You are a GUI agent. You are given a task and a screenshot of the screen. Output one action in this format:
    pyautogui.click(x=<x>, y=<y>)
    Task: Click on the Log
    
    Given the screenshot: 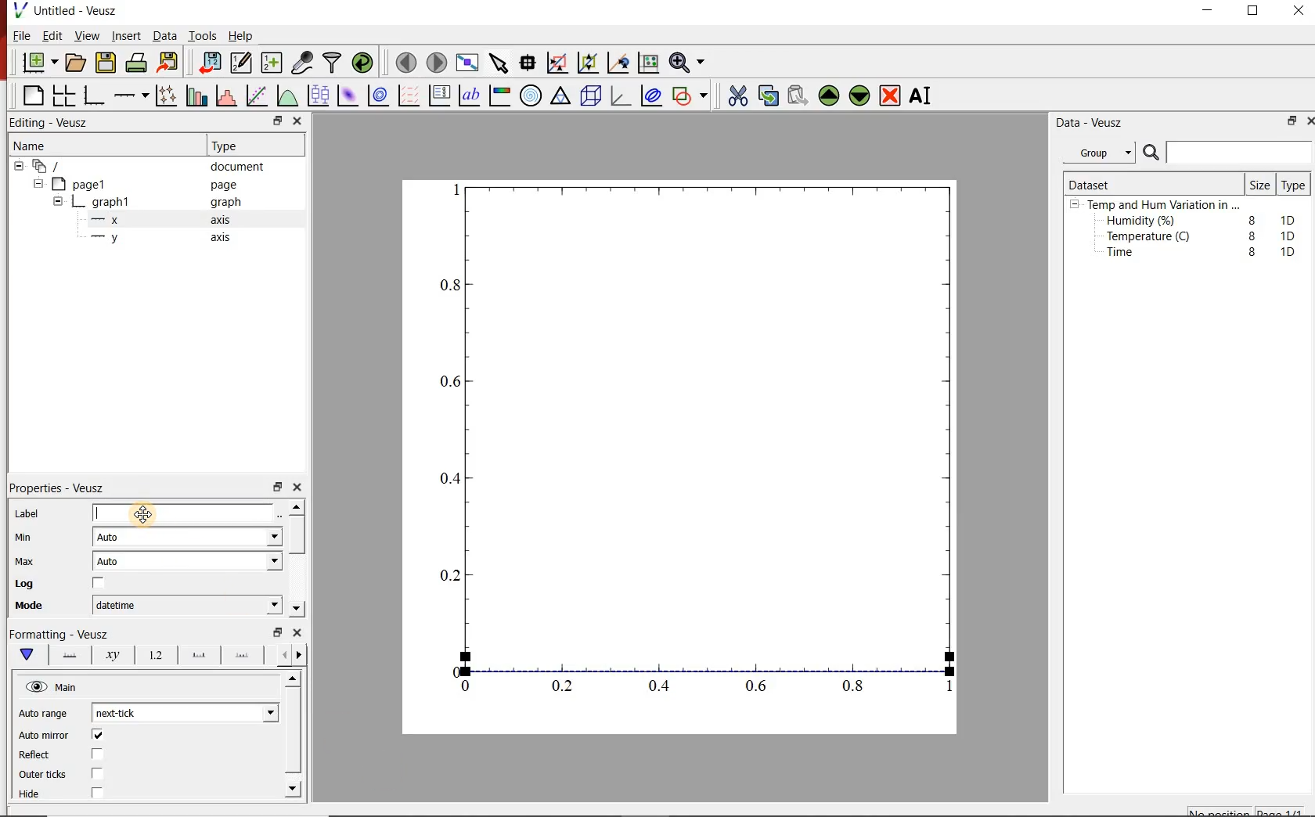 What is the action you would take?
    pyautogui.click(x=72, y=585)
    